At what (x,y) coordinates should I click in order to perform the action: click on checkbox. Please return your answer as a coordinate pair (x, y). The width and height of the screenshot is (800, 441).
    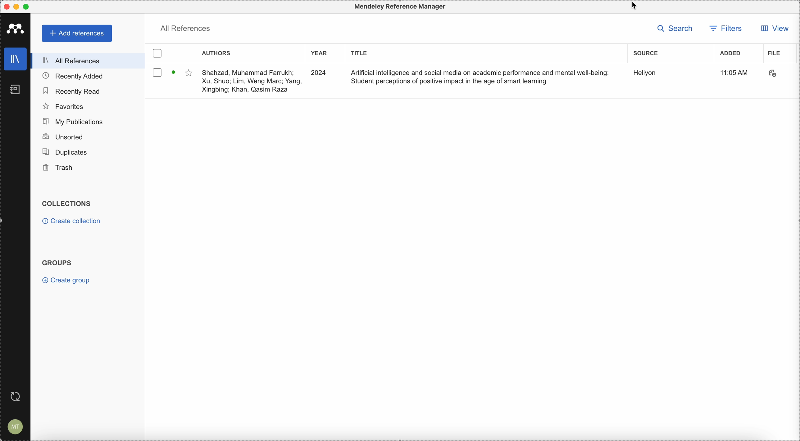
    Looking at the image, I should click on (157, 72).